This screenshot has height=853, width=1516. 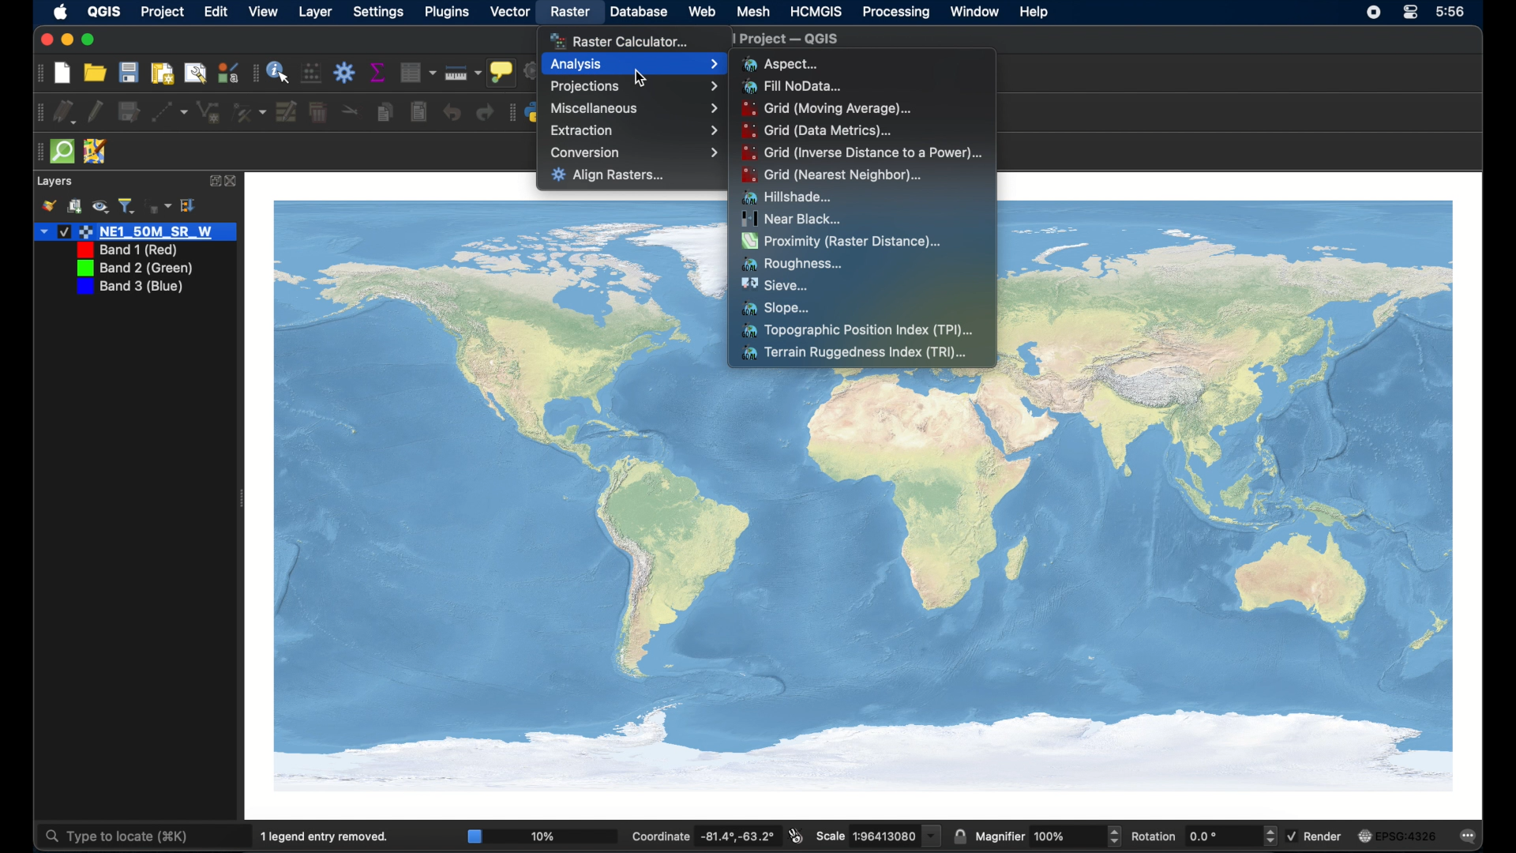 I want to click on Pointer cursor, so click(x=644, y=77).